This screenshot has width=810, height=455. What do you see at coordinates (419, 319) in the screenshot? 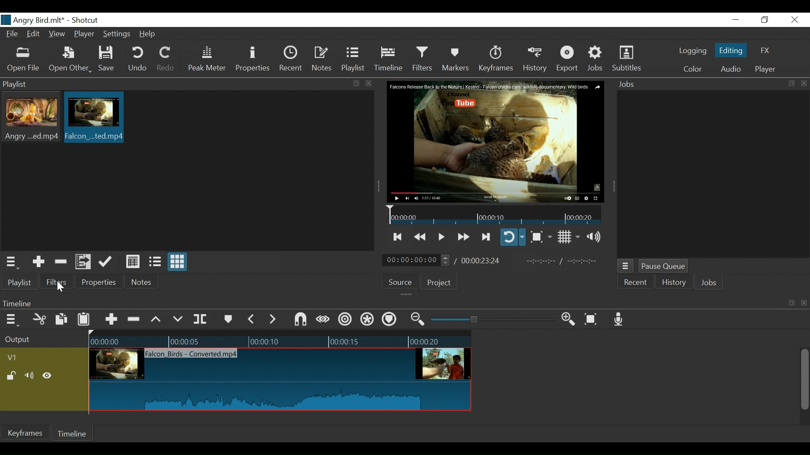
I see `Zoom timeline out` at bounding box center [419, 319].